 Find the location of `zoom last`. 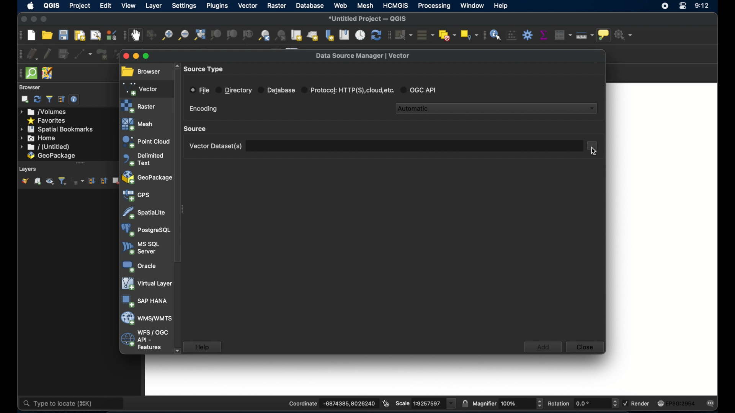

zoom last is located at coordinates (265, 36).